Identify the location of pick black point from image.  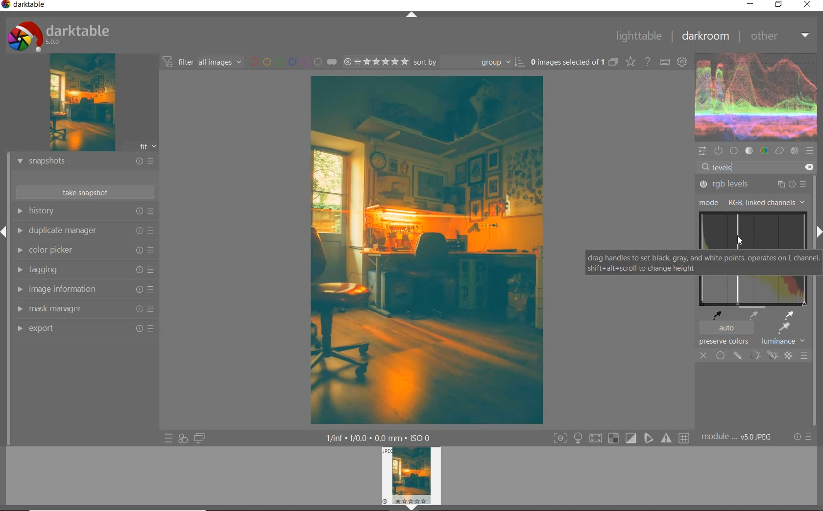
(719, 314).